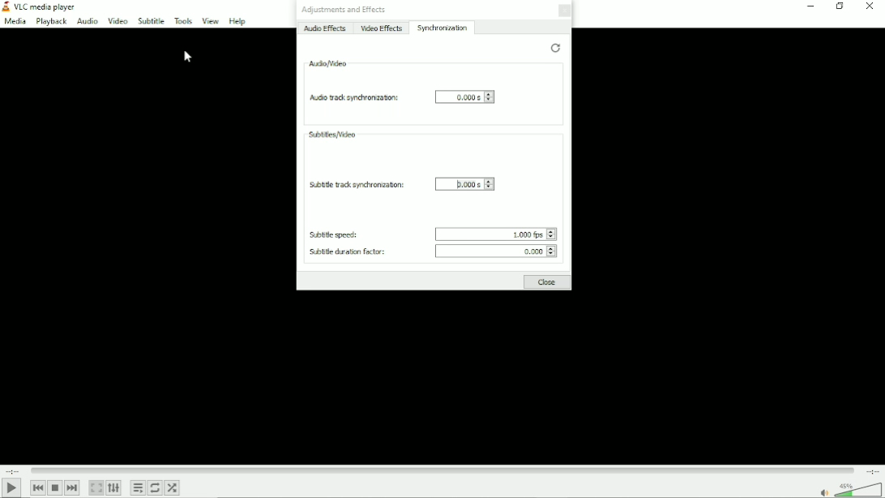  Describe the element at coordinates (116, 20) in the screenshot. I see `Video` at that location.